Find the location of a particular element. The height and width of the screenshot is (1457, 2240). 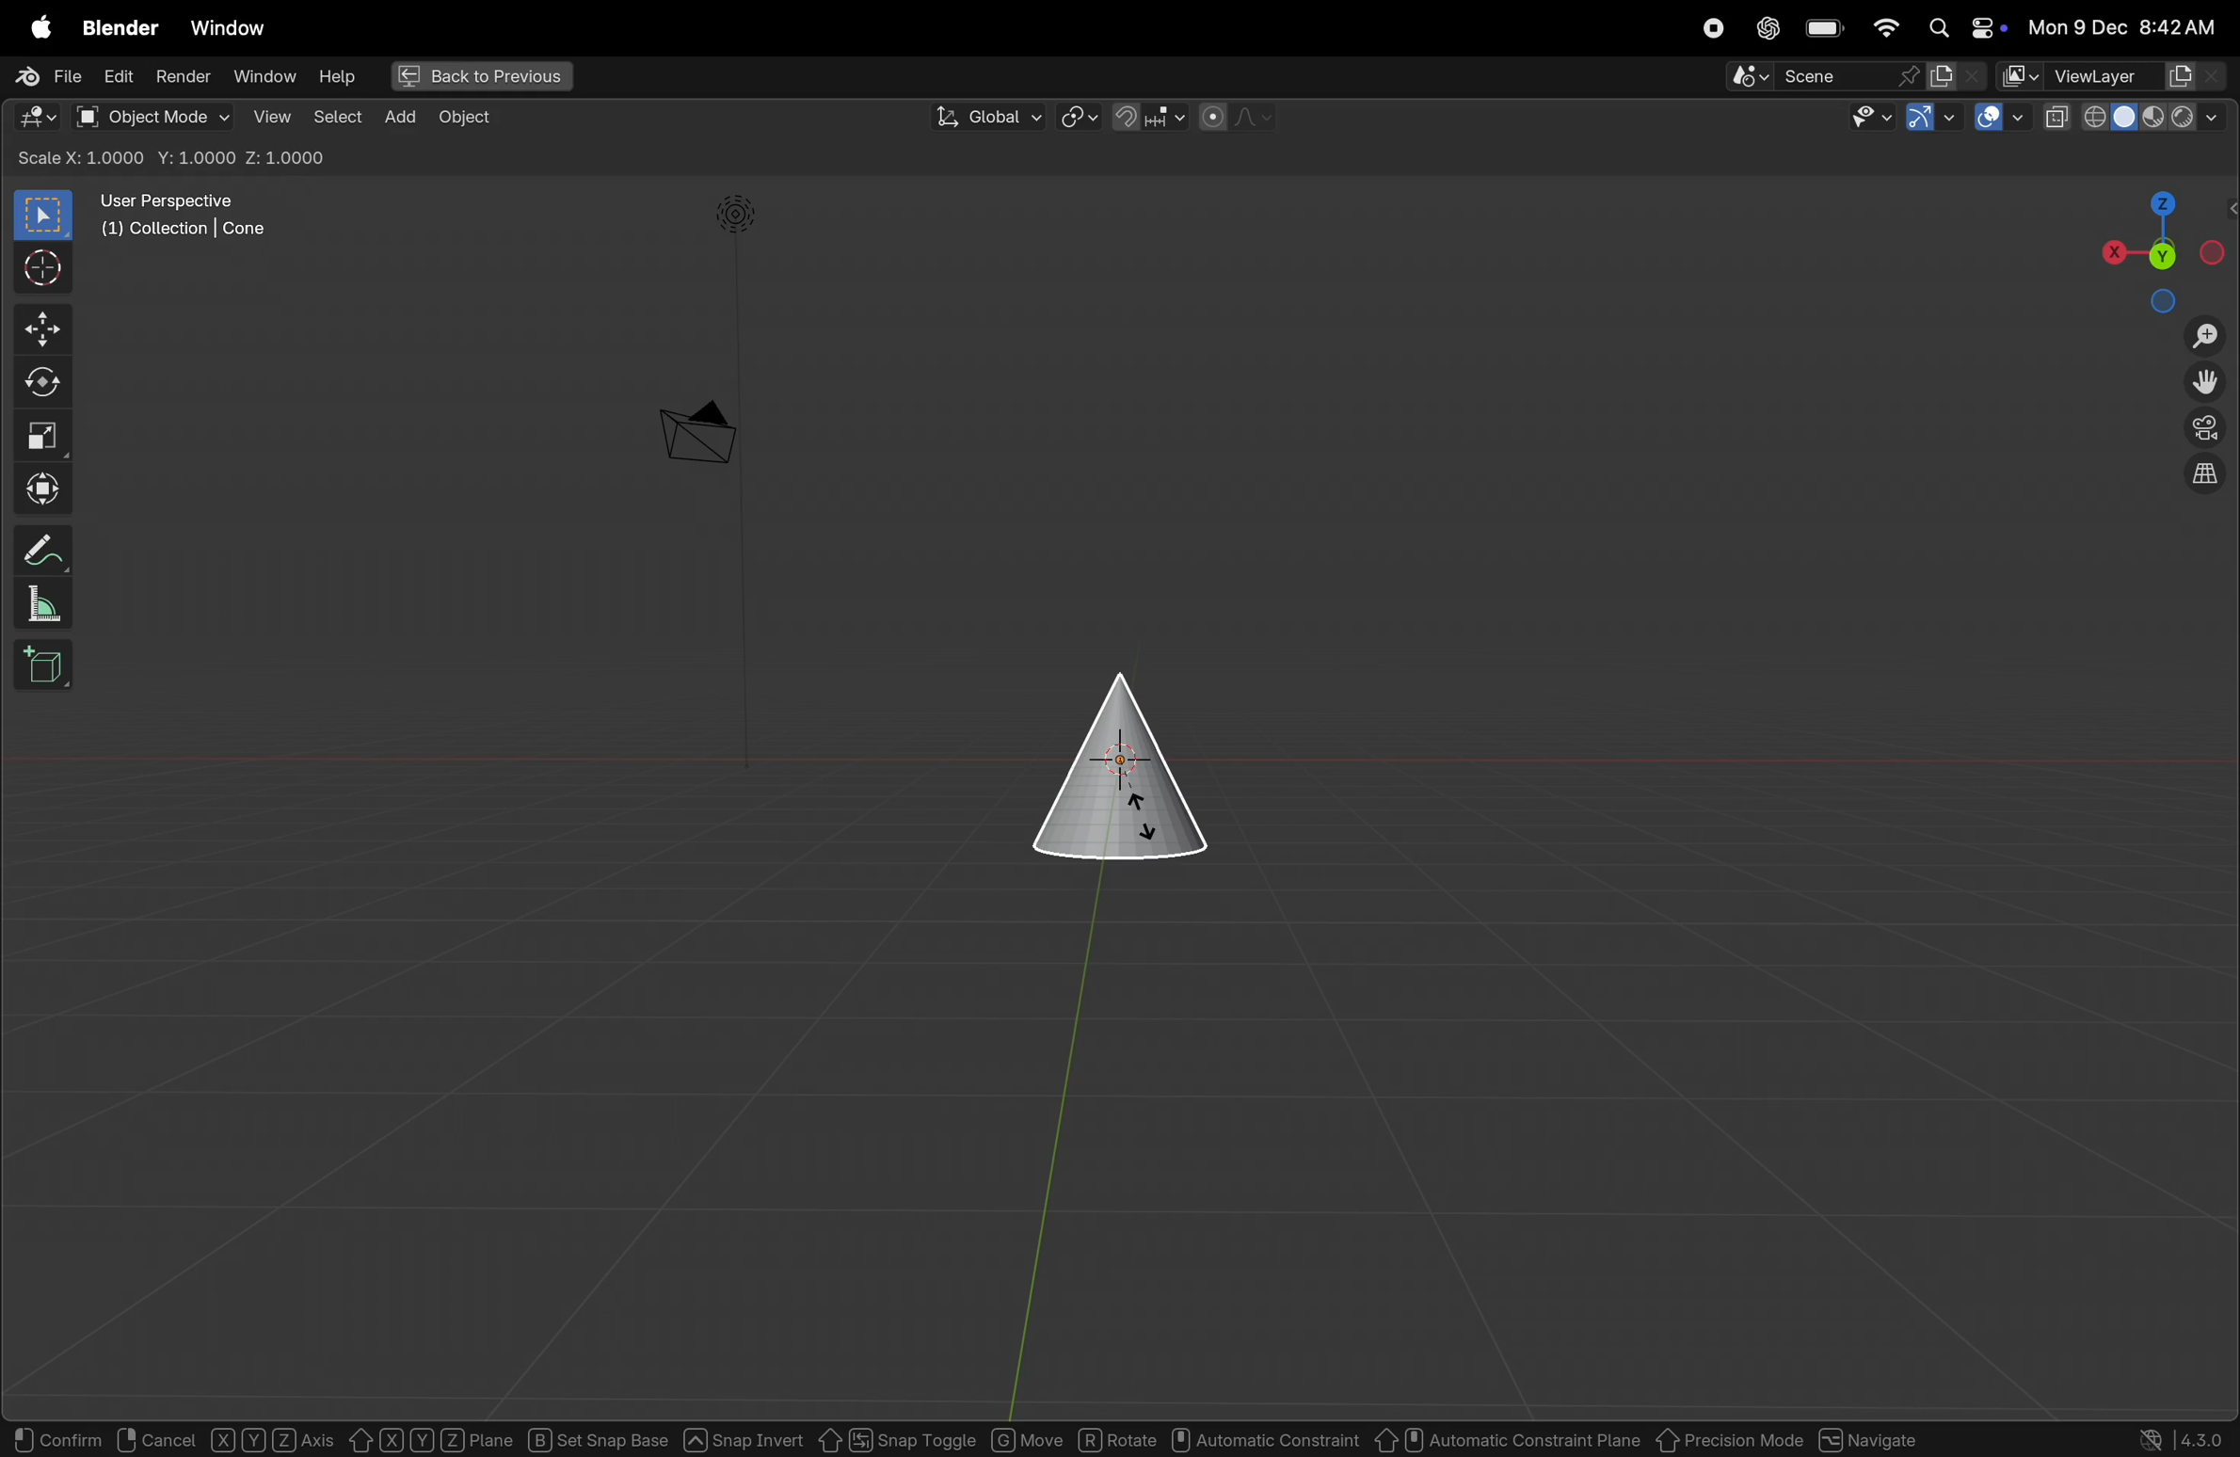

object is located at coordinates (275, 1439).